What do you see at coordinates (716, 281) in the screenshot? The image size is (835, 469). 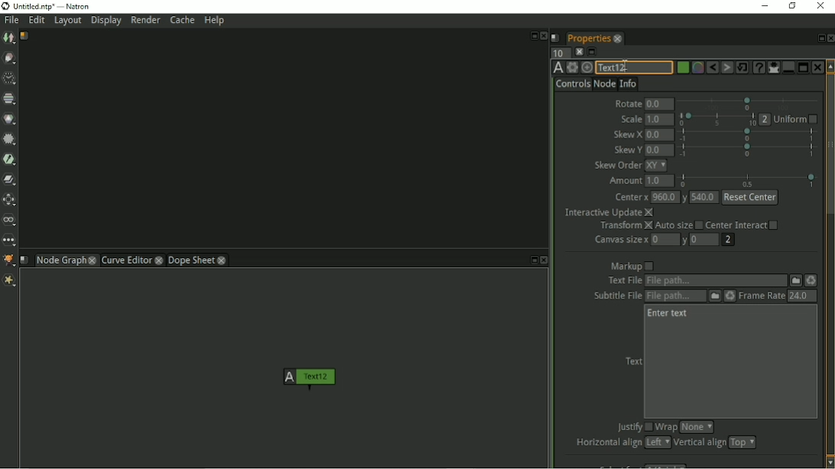 I see `file path` at bounding box center [716, 281].